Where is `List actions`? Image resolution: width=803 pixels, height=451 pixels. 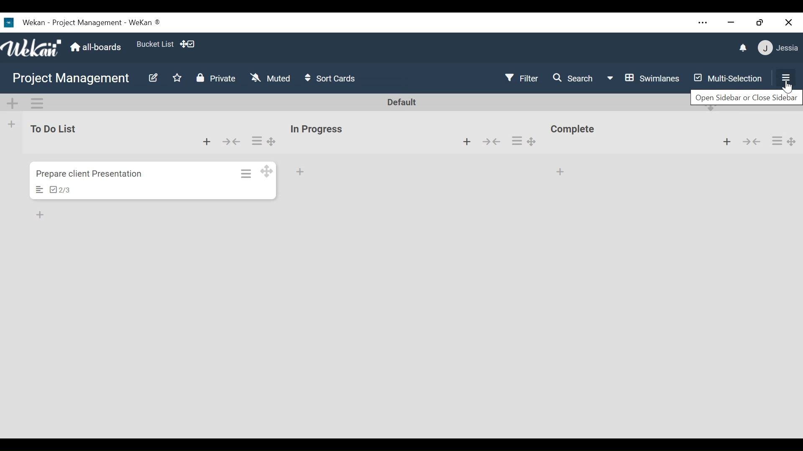 List actions is located at coordinates (257, 140).